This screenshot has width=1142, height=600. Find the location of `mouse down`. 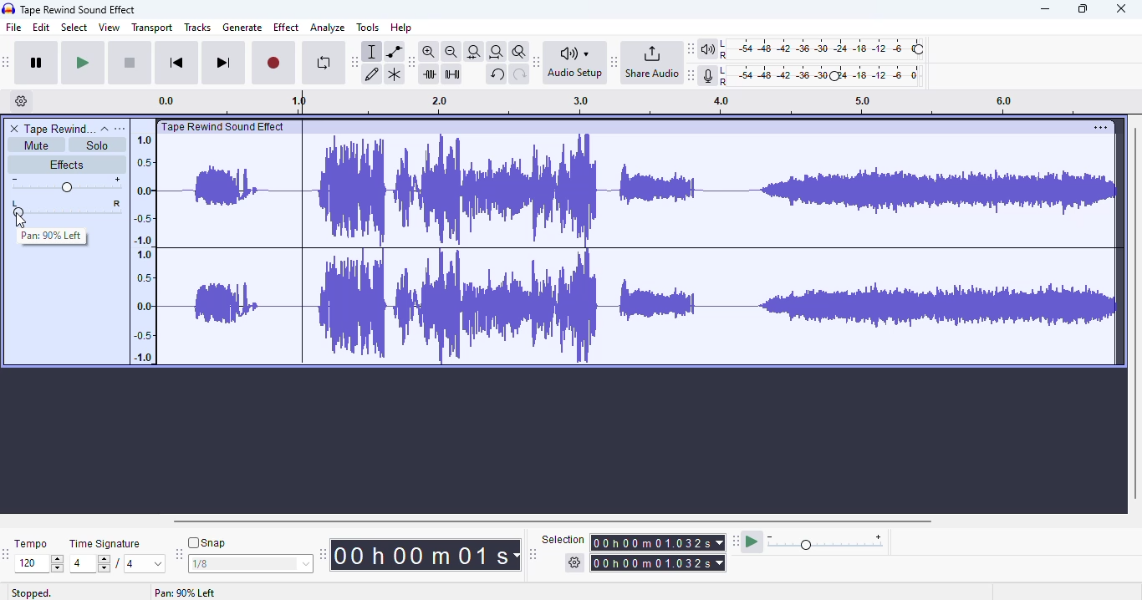

mouse down is located at coordinates (20, 221).